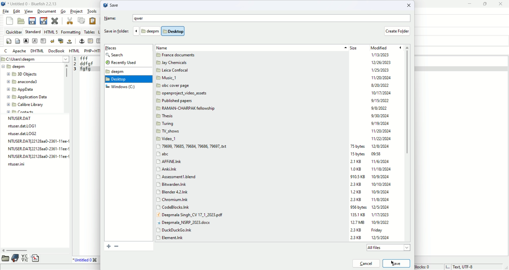 This screenshot has width=509, height=270. What do you see at coordinates (76, 11) in the screenshot?
I see `project` at bounding box center [76, 11].